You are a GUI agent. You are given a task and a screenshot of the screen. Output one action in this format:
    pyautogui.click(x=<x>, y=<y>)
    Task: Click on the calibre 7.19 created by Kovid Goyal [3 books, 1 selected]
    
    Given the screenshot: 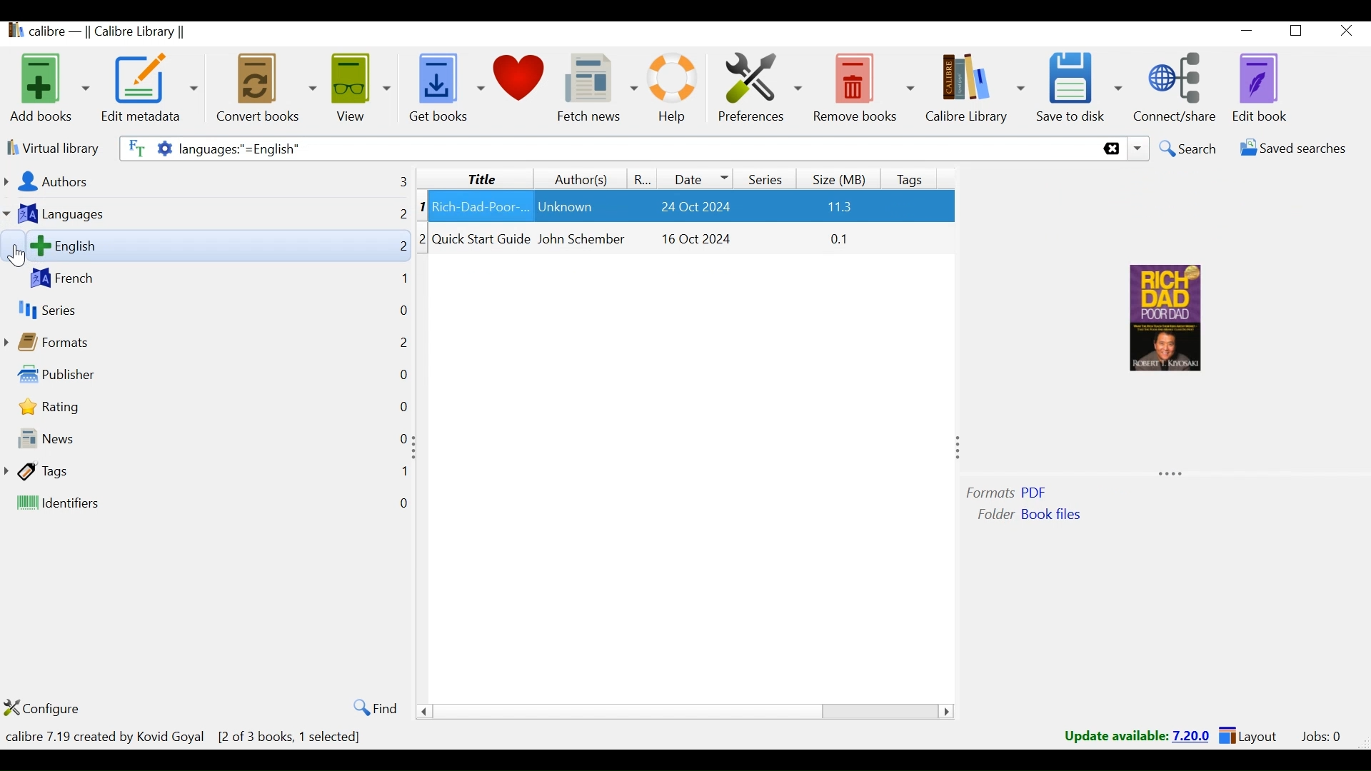 What is the action you would take?
    pyautogui.click(x=188, y=737)
    